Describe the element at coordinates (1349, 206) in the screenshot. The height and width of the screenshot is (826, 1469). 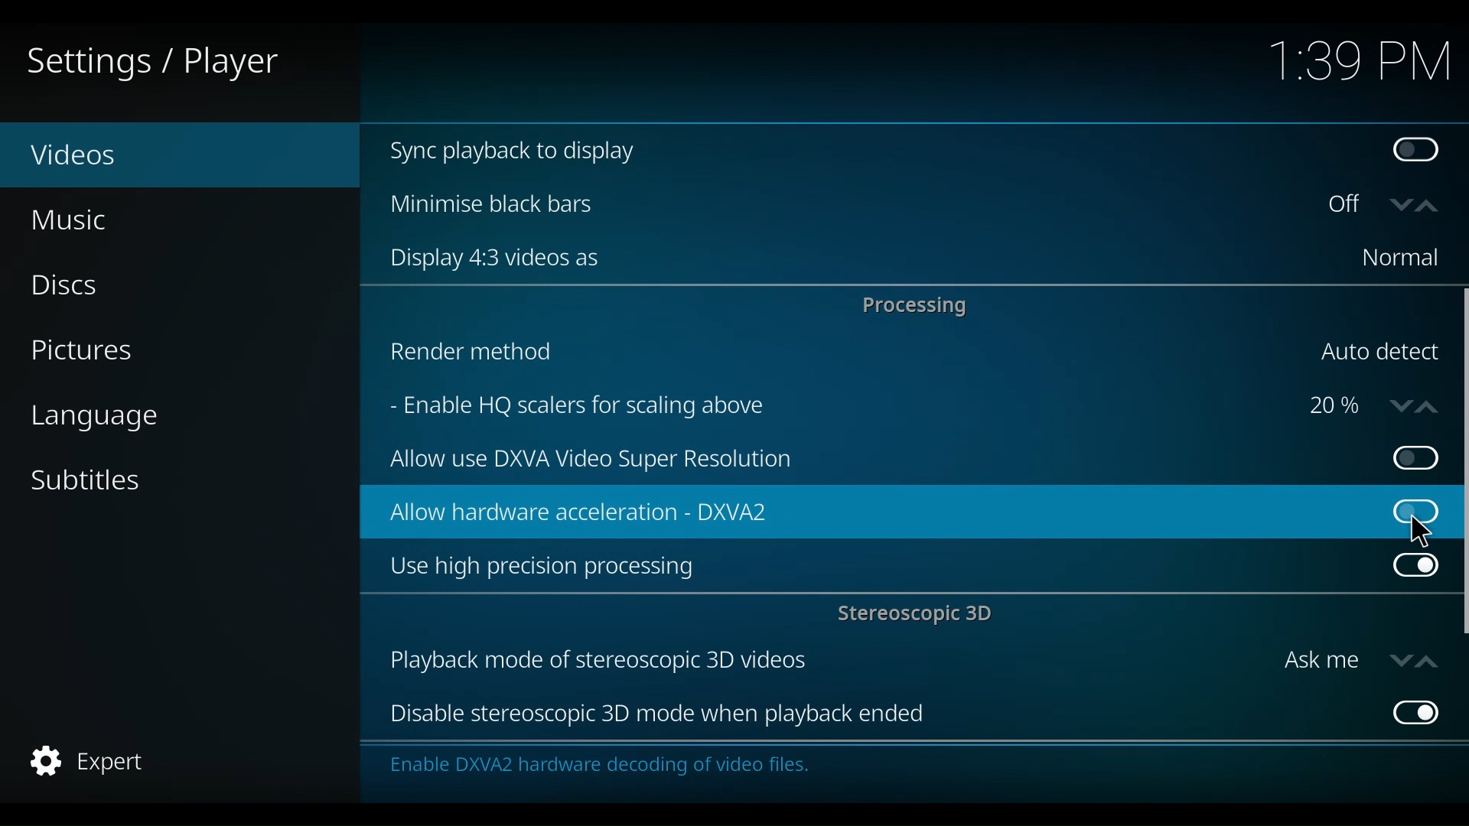
I see `Toggle on or off` at that location.